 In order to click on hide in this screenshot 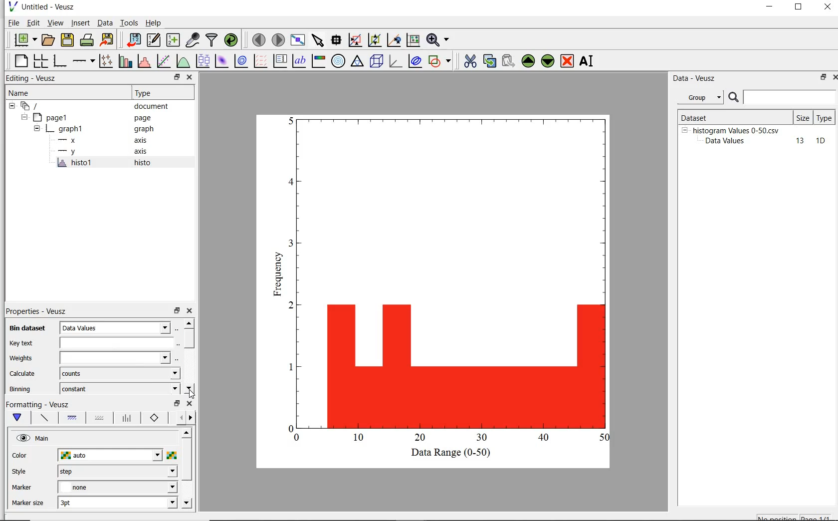, I will do `click(12, 106)`.